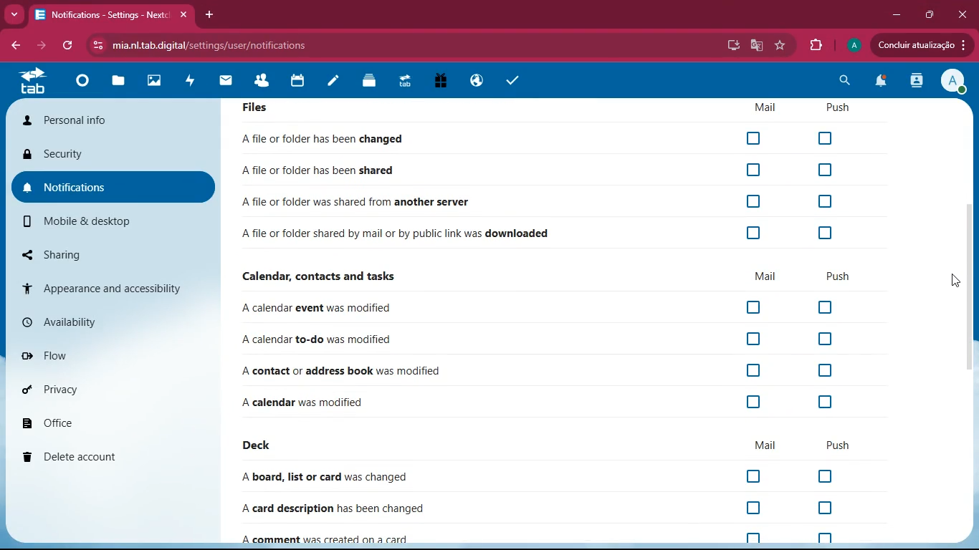 This screenshot has width=979, height=550. Describe the element at coordinates (897, 14) in the screenshot. I see `minimize` at that location.